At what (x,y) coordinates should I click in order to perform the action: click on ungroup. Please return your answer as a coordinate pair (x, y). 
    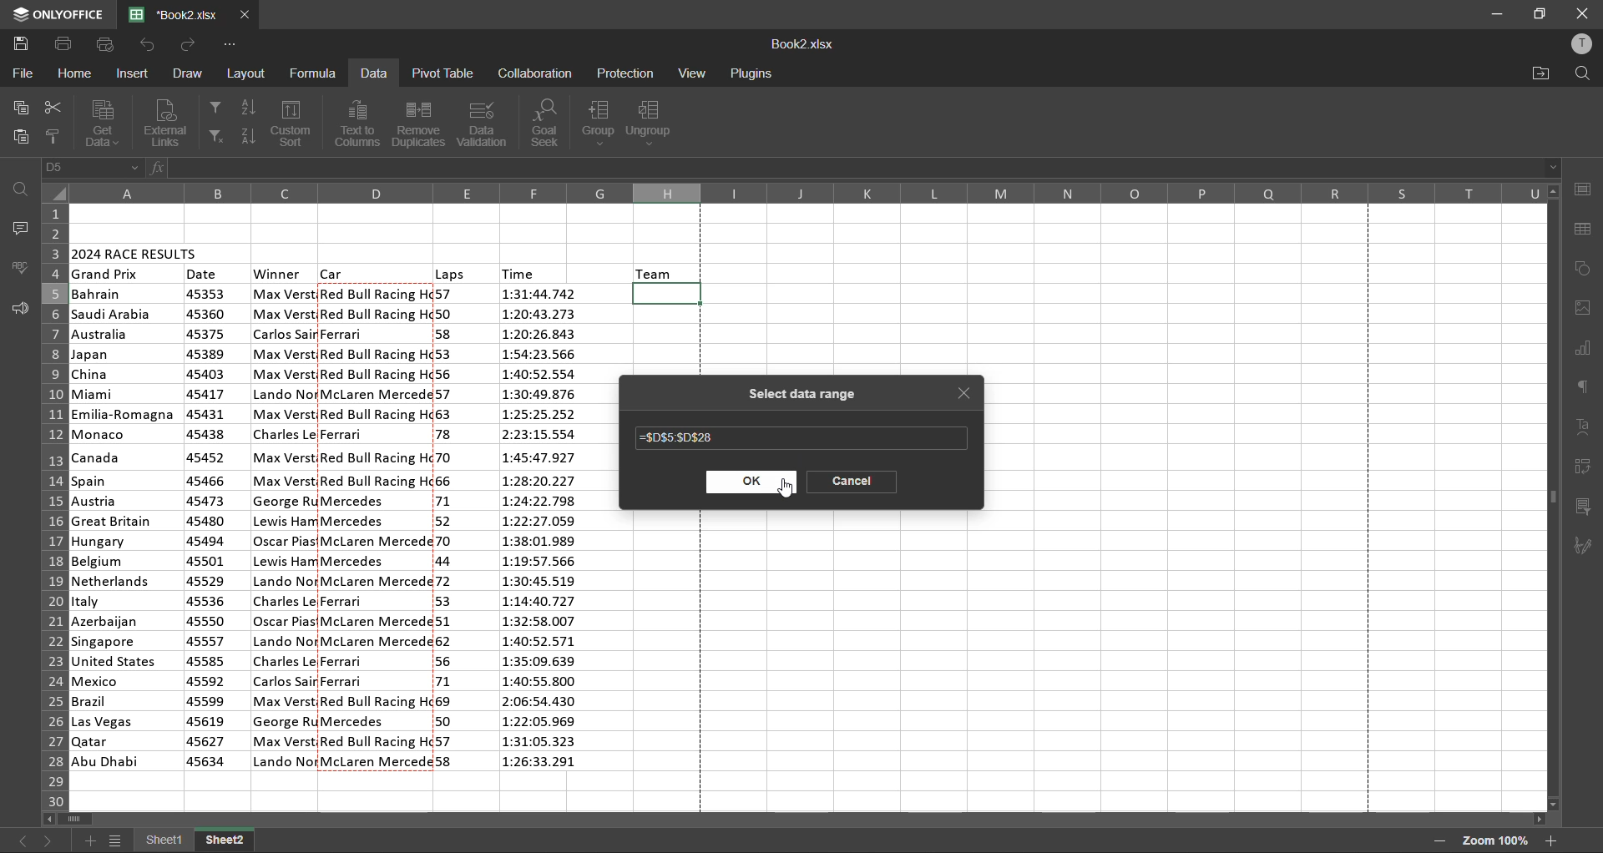
    Looking at the image, I should click on (655, 124).